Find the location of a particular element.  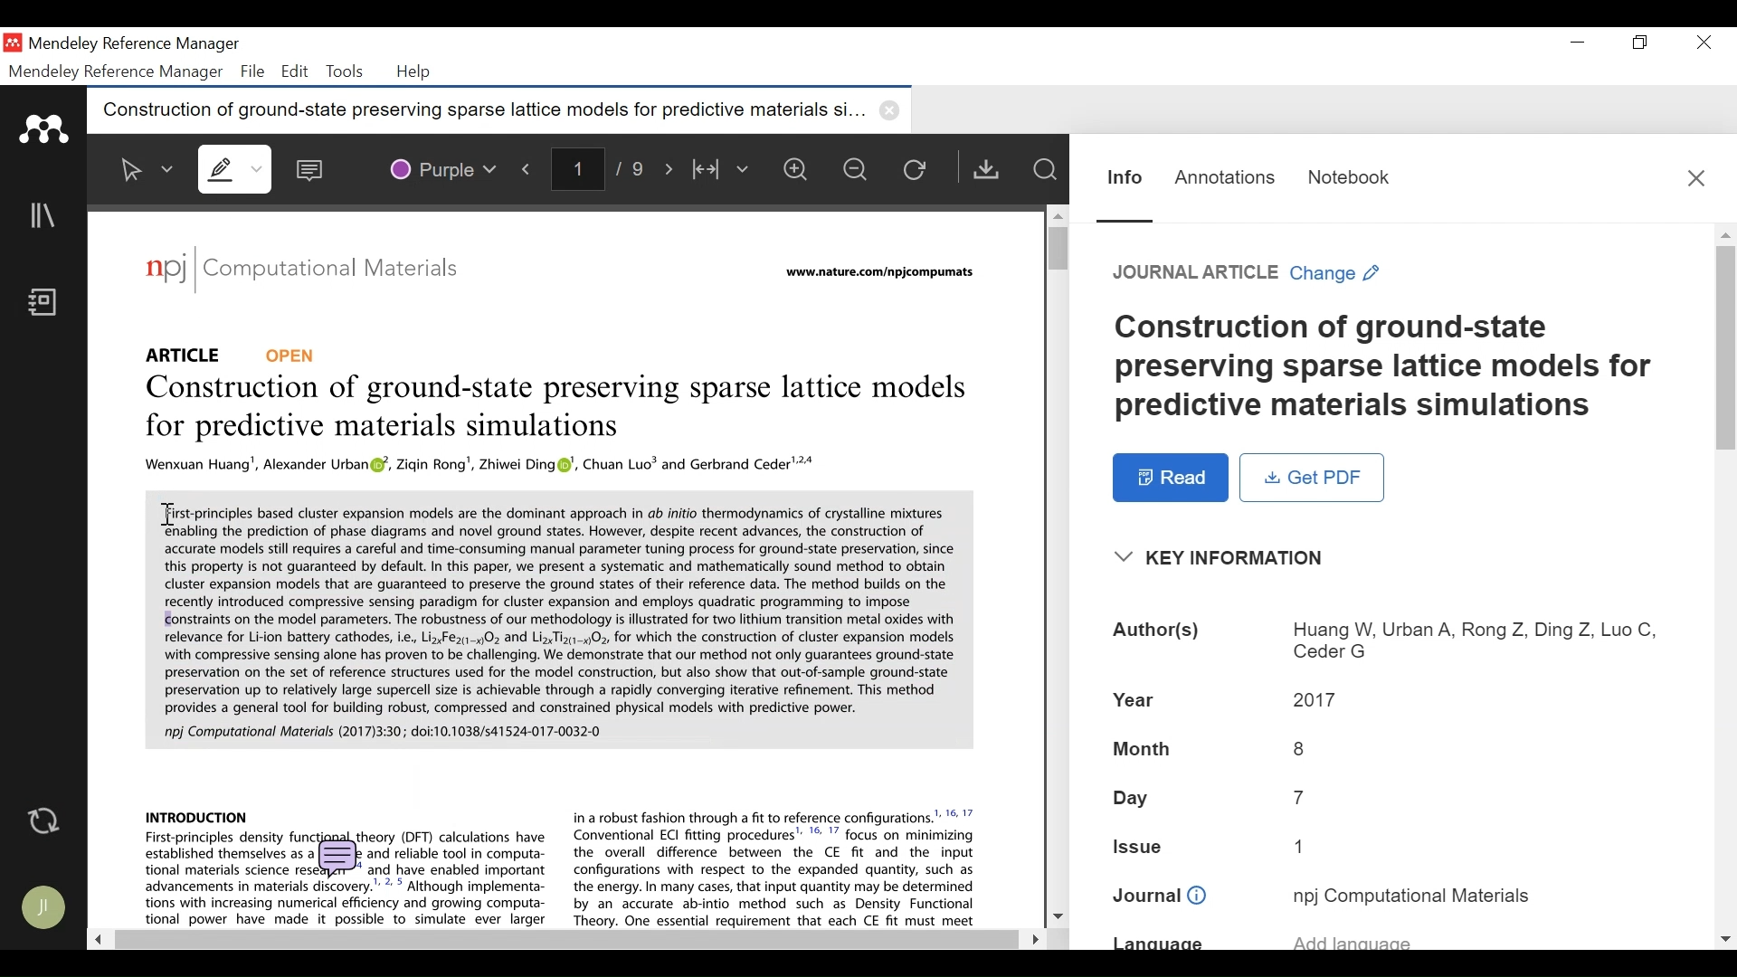

Language is located at coordinates (1158, 943).